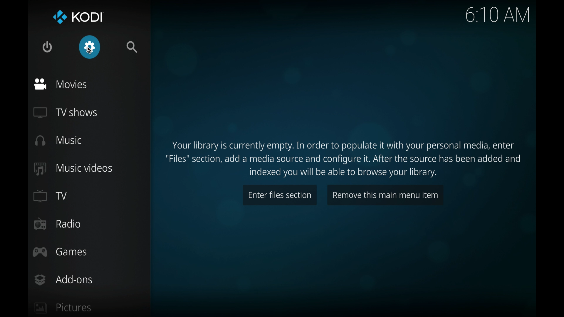 Image resolution: width=564 pixels, height=317 pixels. I want to click on search, so click(132, 47).